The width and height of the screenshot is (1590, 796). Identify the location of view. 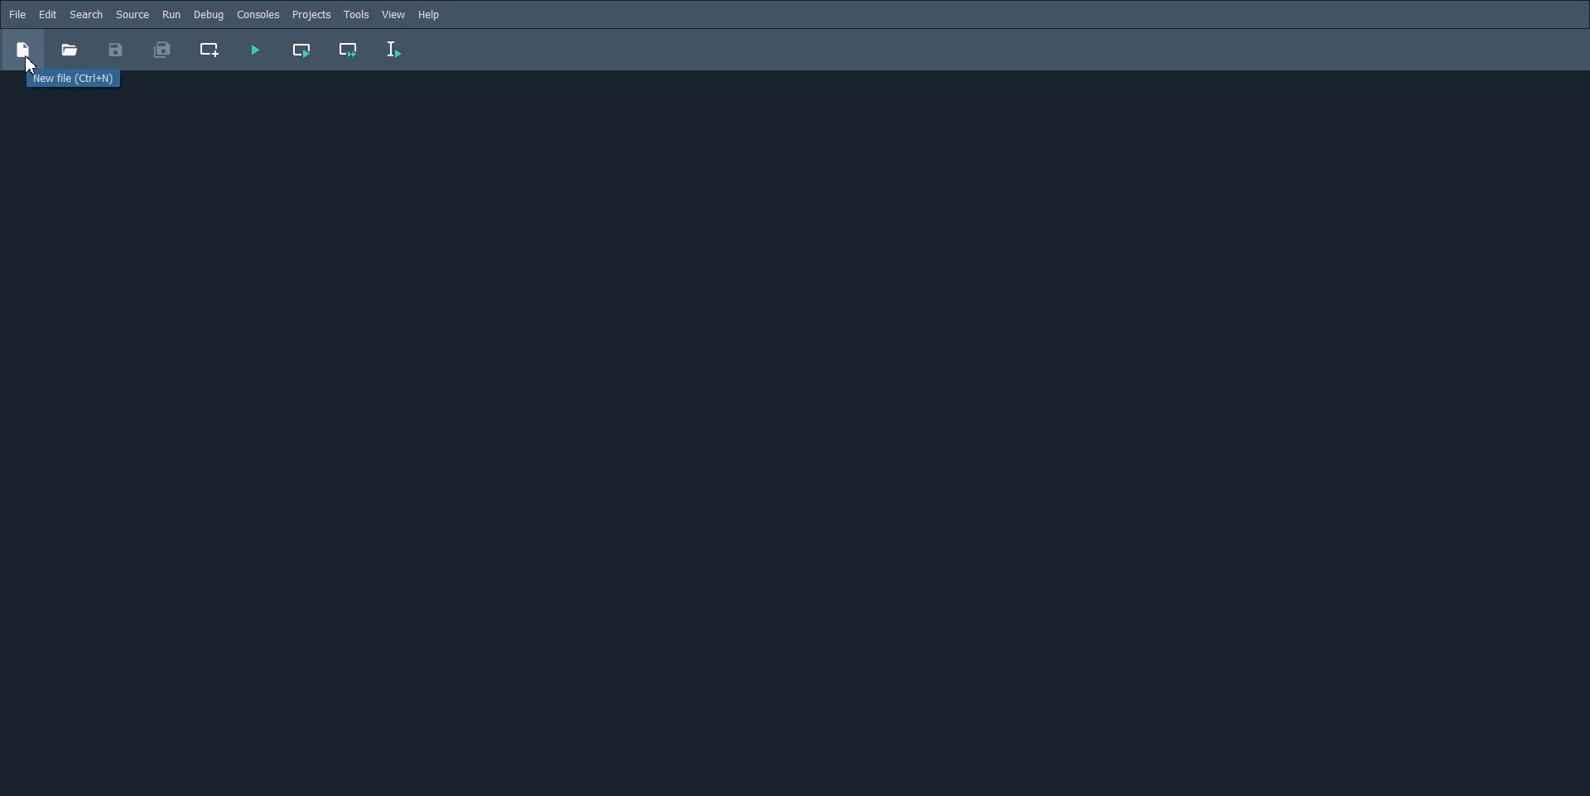
(394, 15).